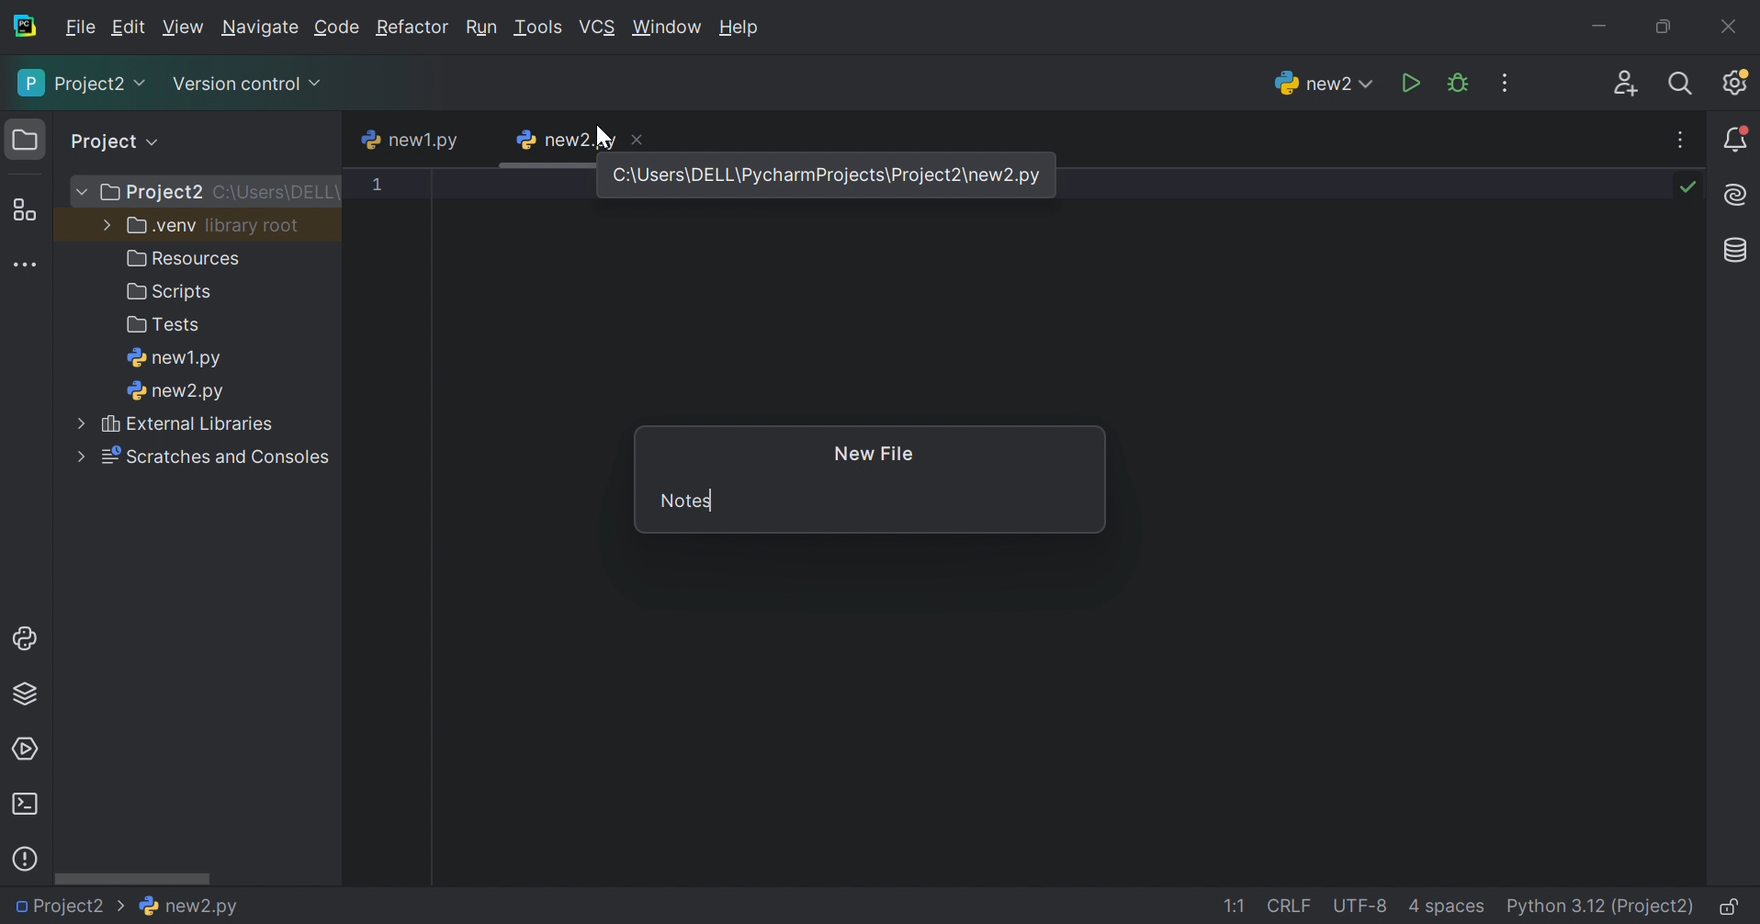 This screenshot has height=924, width=1760. What do you see at coordinates (376, 185) in the screenshot?
I see `1` at bounding box center [376, 185].